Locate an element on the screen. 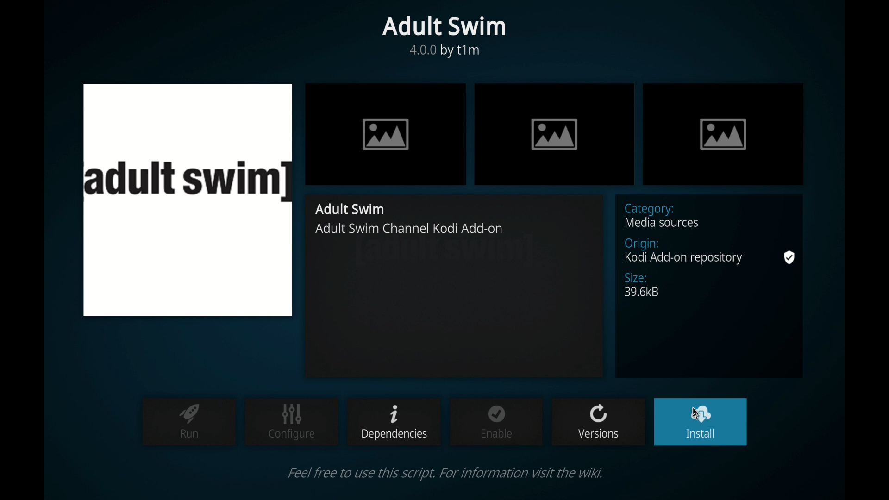 Image resolution: width=889 pixels, height=500 pixels. category is located at coordinates (663, 215).